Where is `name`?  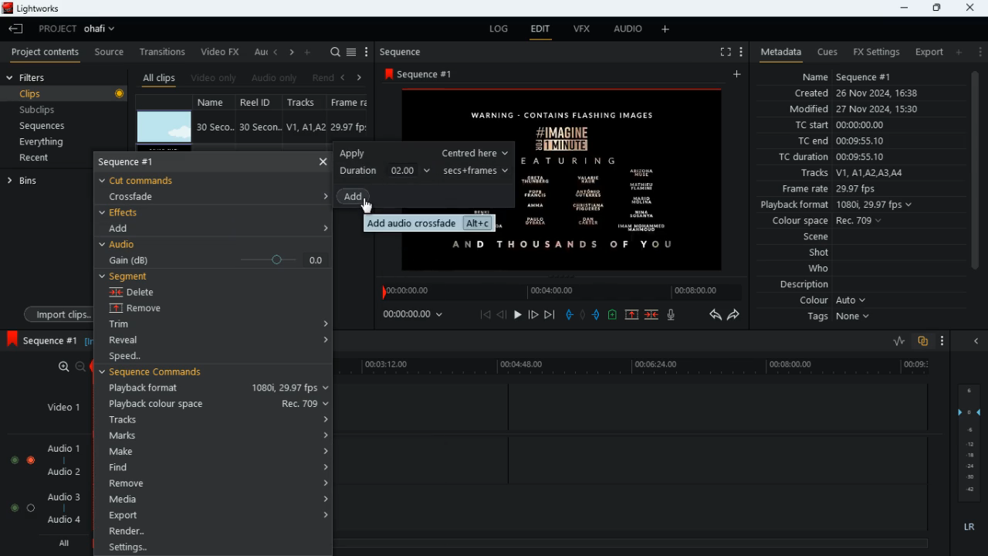 name is located at coordinates (216, 101).